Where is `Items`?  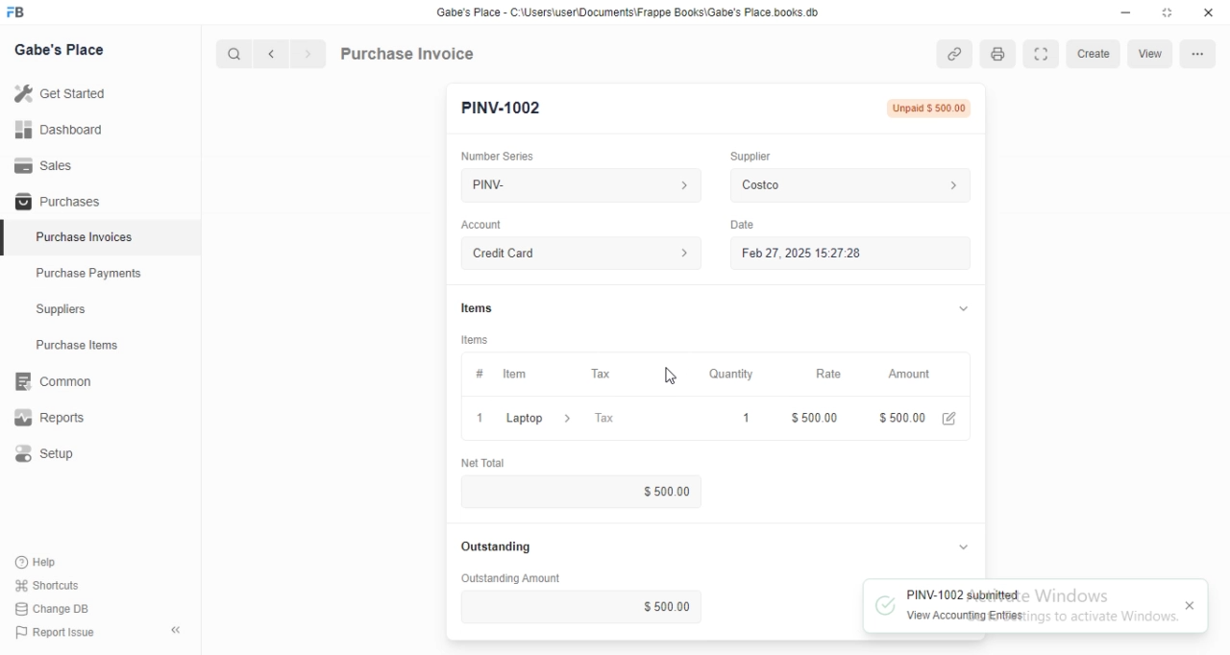
Items is located at coordinates (477, 308).